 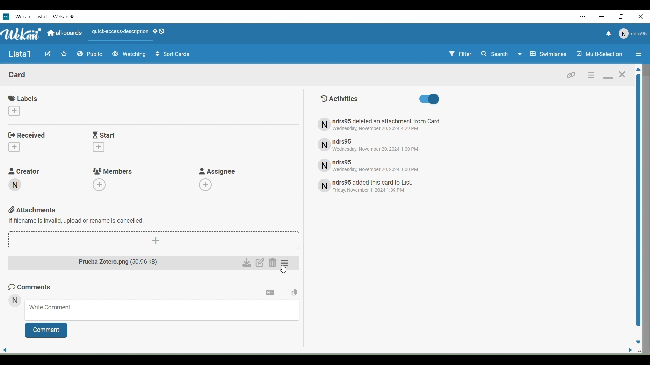 I want to click on Add assignee, so click(x=205, y=185).